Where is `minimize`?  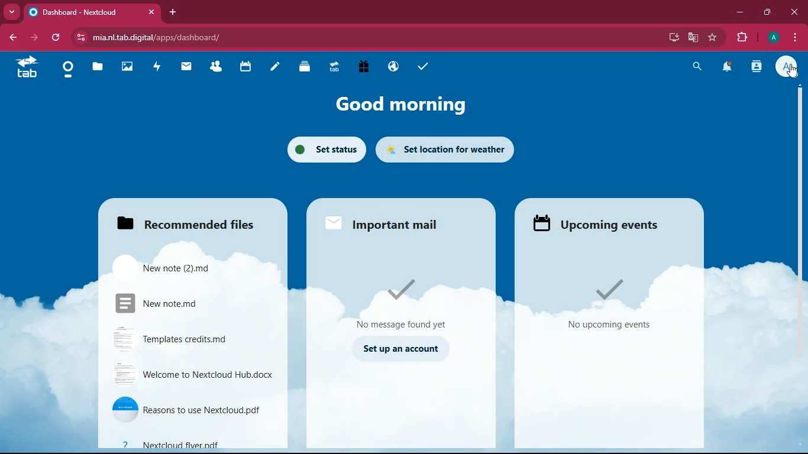
minimize is located at coordinates (738, 12).